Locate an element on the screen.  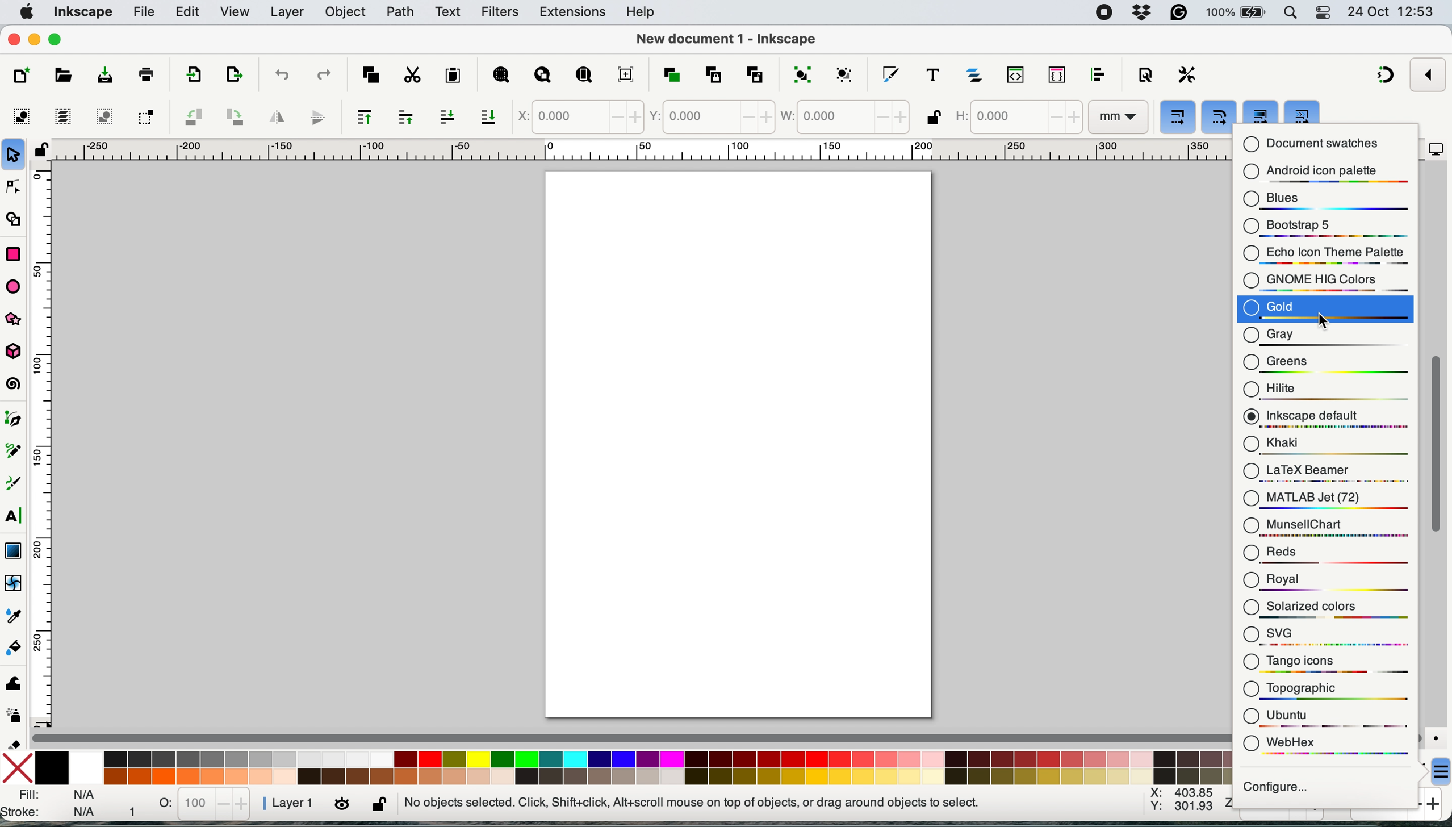
tango icons is located at coordinates (1325, 659).